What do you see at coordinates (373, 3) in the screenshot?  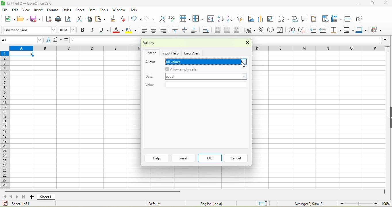 I see `maximize` at bounding box center [373, 3].